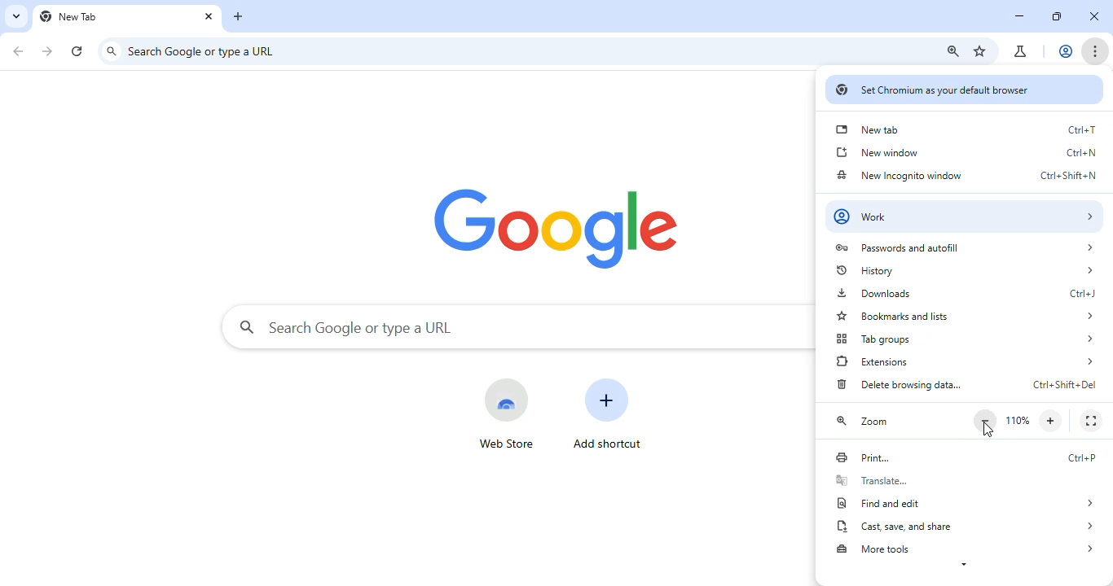 The image size is (1113, 586). What do you see at coordinates (505, 412) in the screenshot?
I see `web store` at bounding box center [505, 412].